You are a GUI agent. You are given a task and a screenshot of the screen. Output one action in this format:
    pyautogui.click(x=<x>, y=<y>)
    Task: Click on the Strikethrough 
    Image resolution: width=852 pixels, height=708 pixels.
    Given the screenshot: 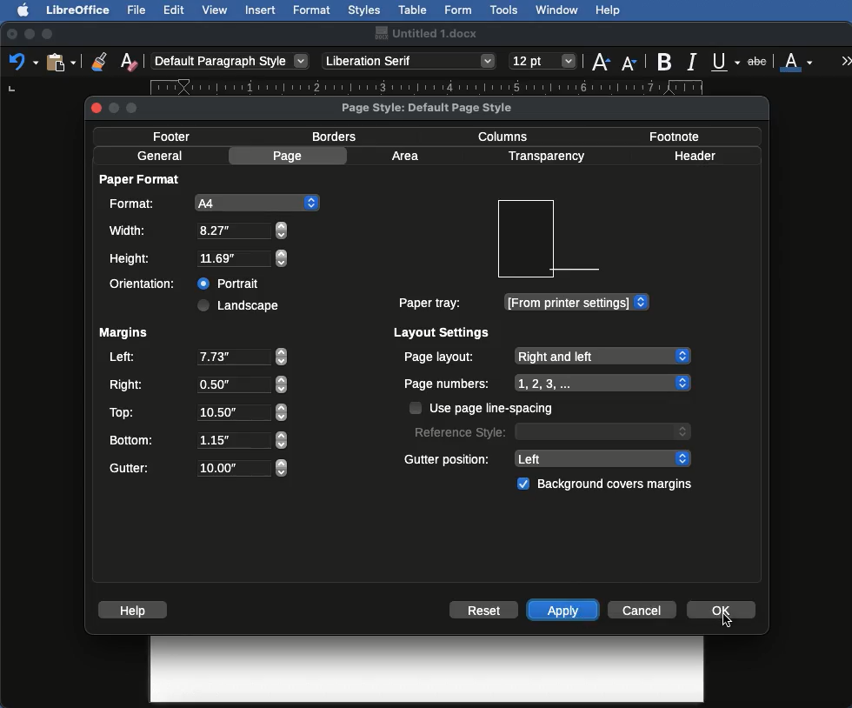 What is the action you would take?
    pyautogui.click(x=759, y=60)
    